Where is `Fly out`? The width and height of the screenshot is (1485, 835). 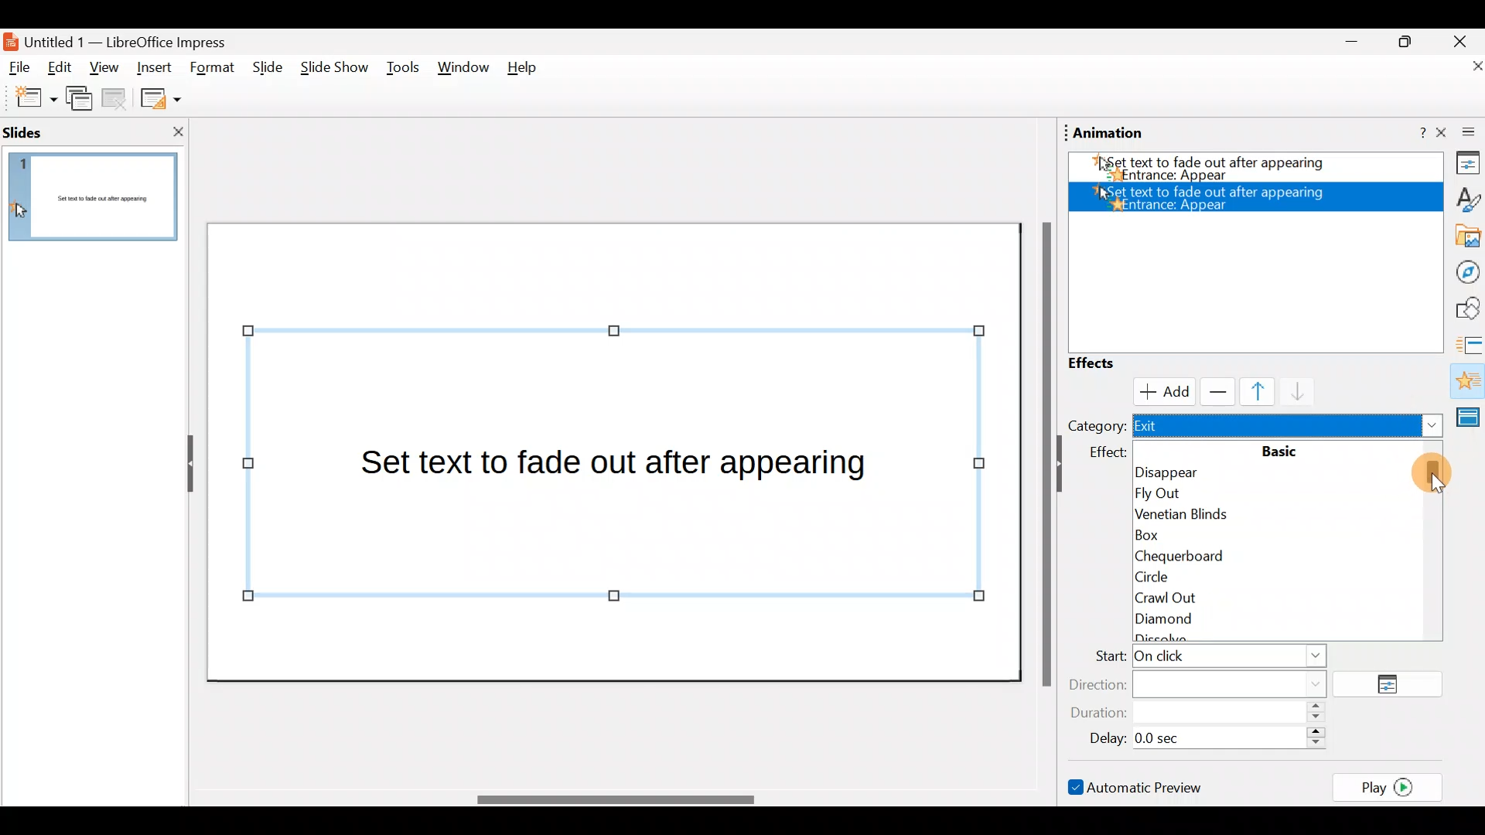 Fly out is located at coordinates (1207, 493).